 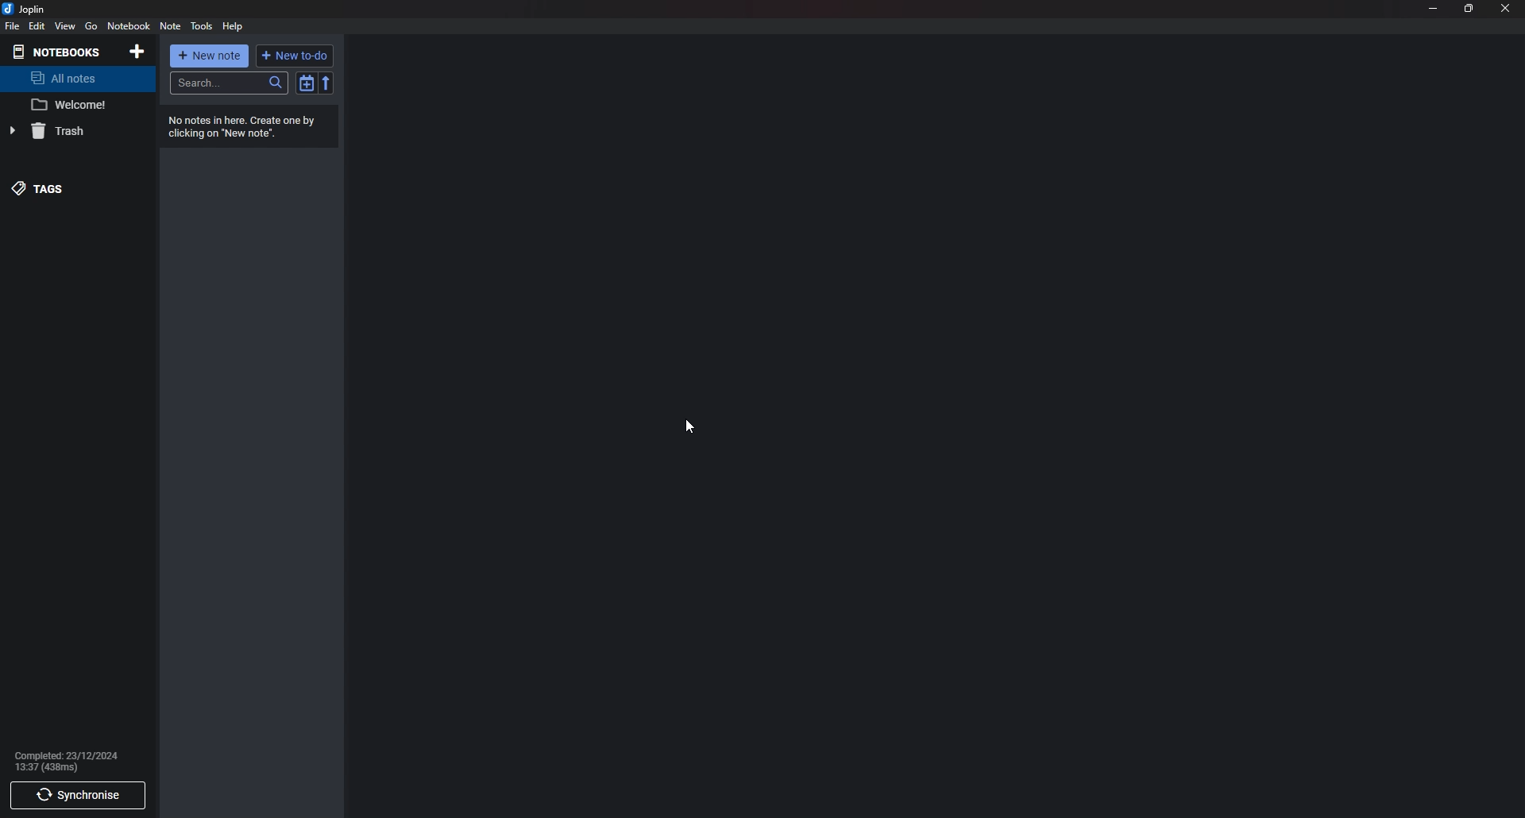 I want to click on Notebooks, so click(x=60, y=52).